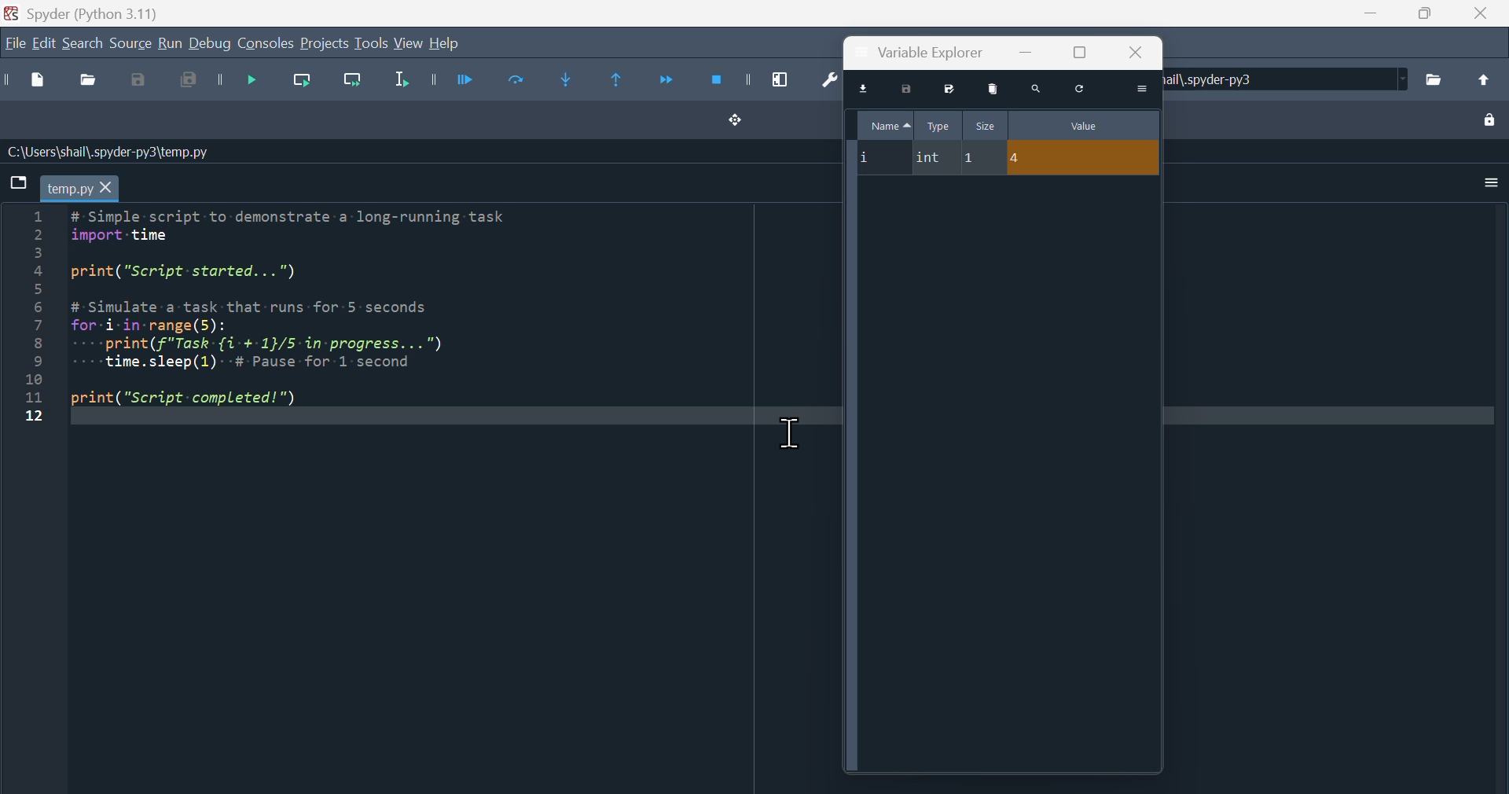  I want to click on Debug, so click(210, 44).